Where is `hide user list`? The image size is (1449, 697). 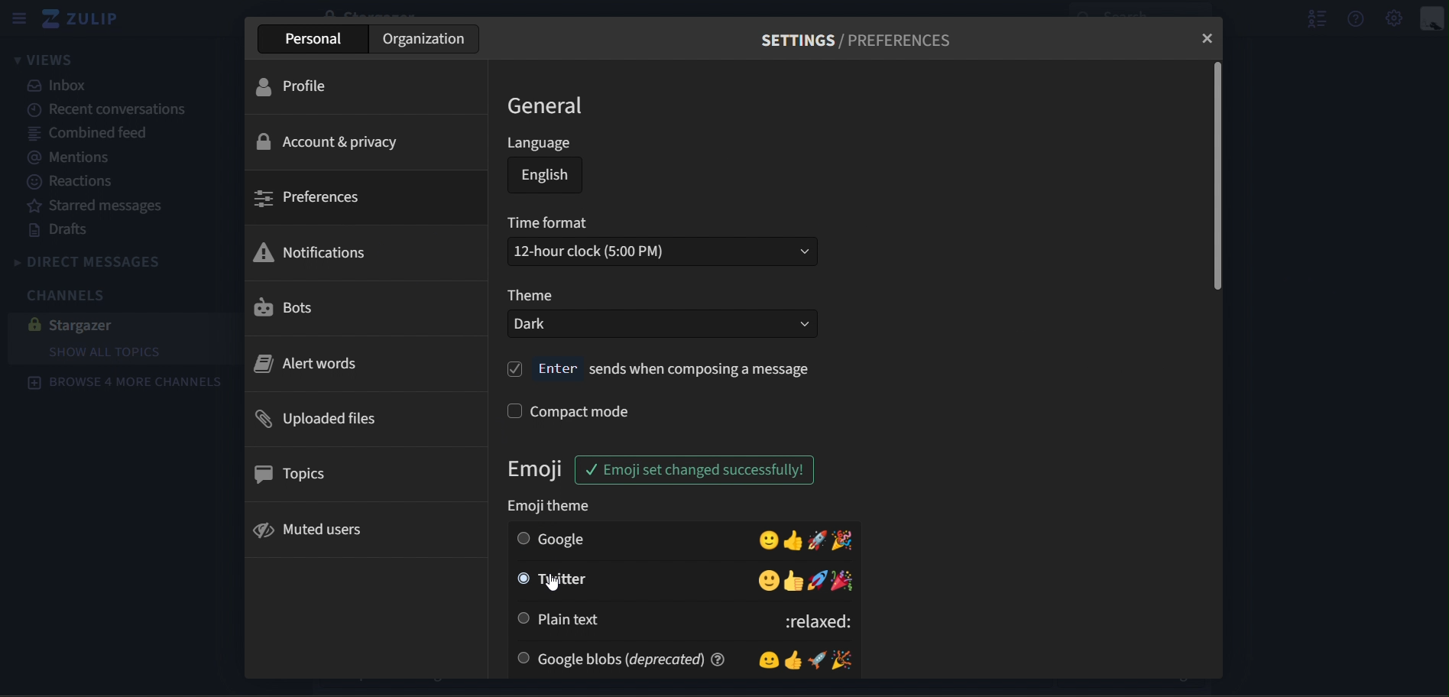 hide user list is located at coordinates (1311, 18).